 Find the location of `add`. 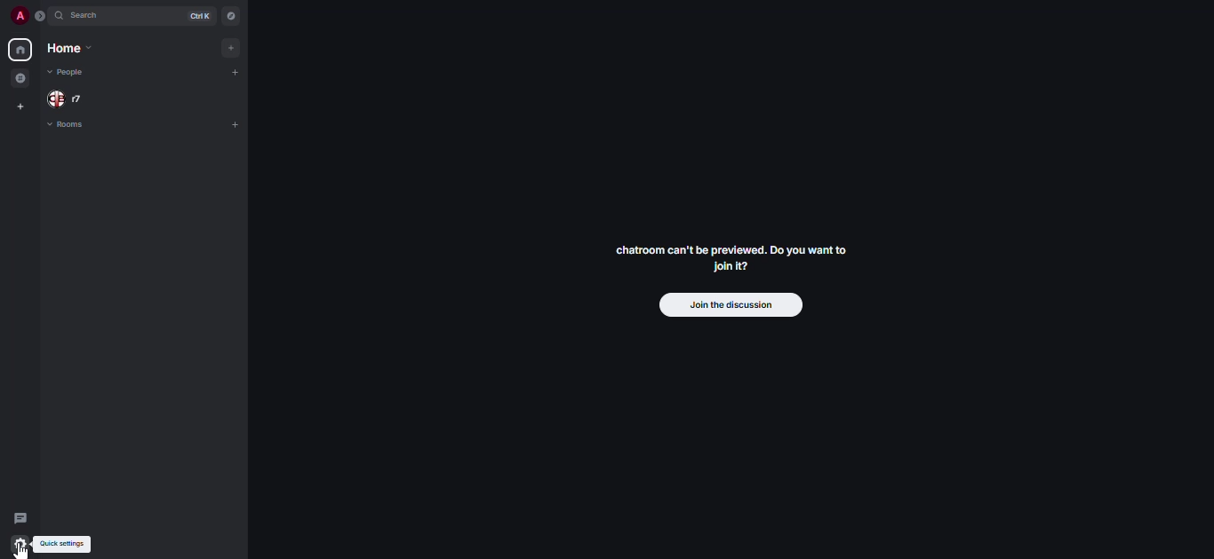

add is located at coordinates (238, 74).